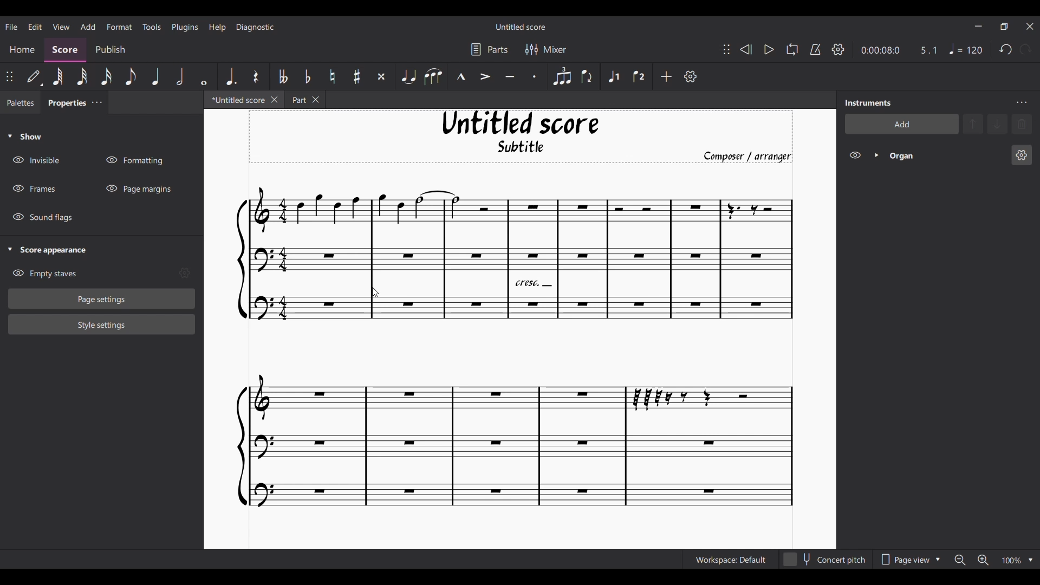 The image size is (1040, 585). I want to click on Voice 2, so click(640, 76).